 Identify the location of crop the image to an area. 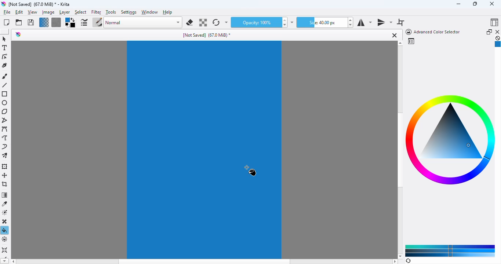
(5, 184).